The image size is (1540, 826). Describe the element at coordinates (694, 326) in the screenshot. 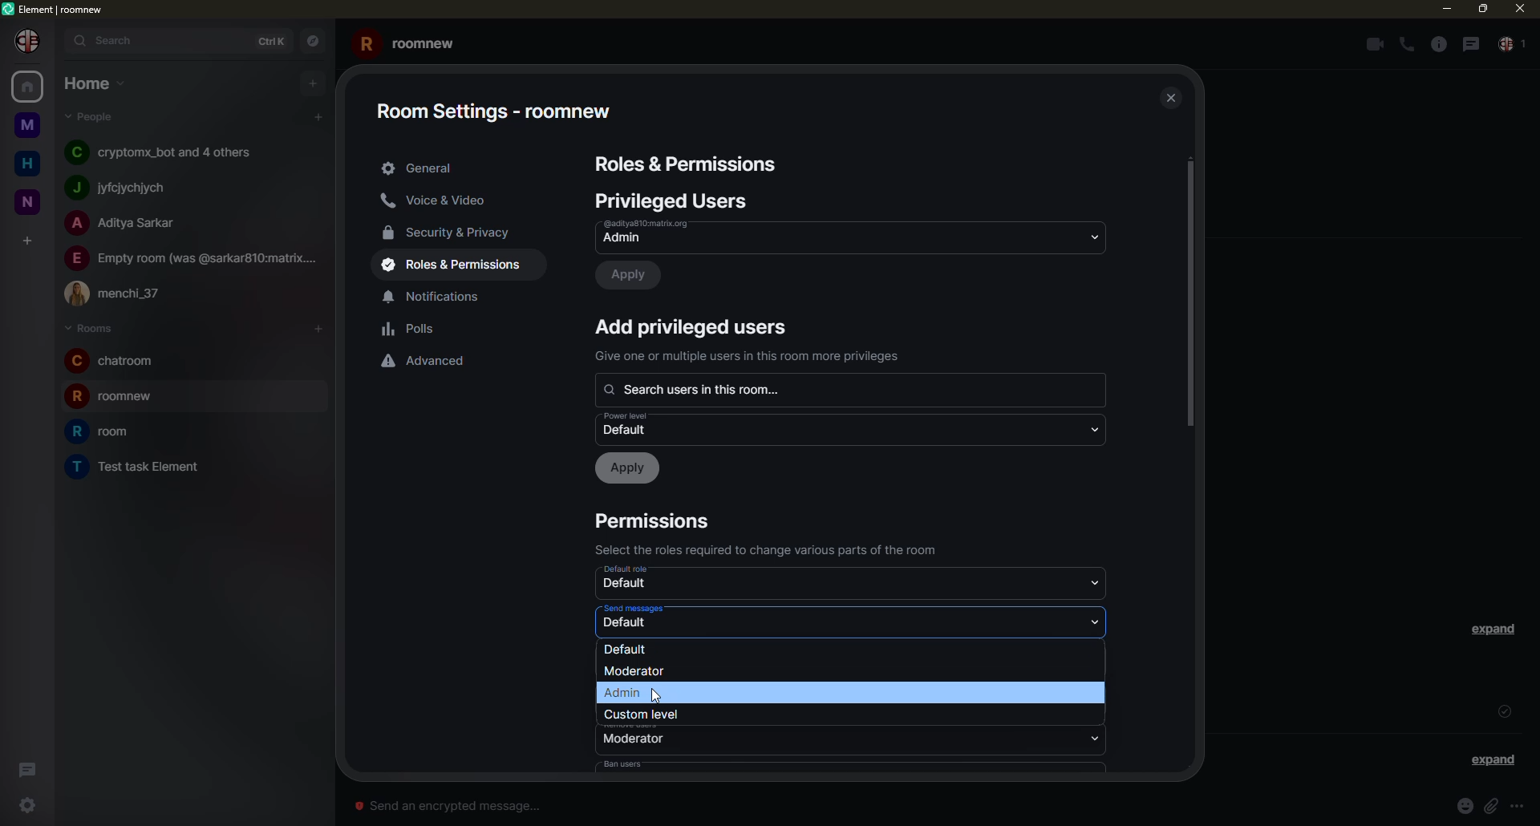

I see `add` at that location.